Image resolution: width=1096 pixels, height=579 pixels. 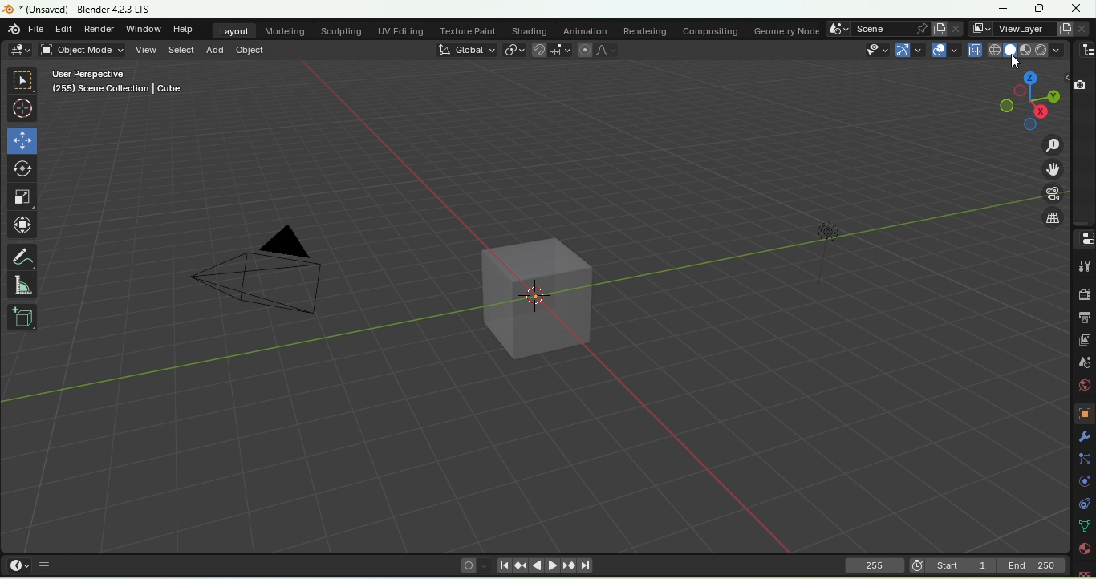 What do you see at coordinates (1052, 144) in the screenshot?
I see `Zoom in/out in the view` at bounding box center [1052, 144].